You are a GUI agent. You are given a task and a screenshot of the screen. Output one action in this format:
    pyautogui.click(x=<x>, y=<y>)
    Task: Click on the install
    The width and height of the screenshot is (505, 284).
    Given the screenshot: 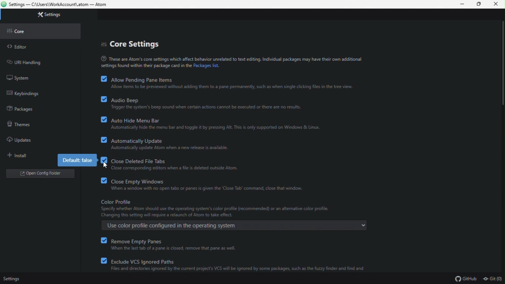 What is the action you would take?
    pyautogui.click(x=20, y=156)
    